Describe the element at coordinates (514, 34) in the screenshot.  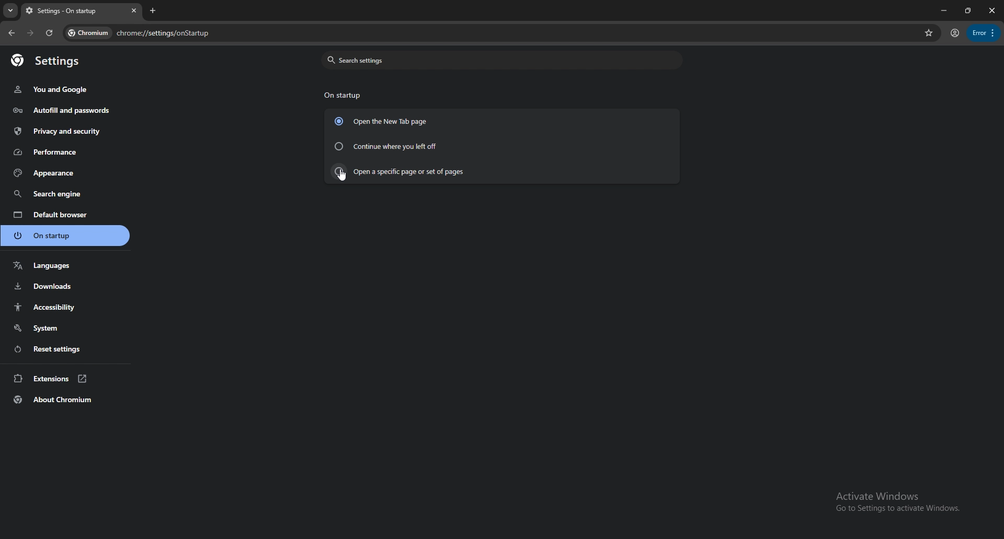
I see `search bar` at that location.